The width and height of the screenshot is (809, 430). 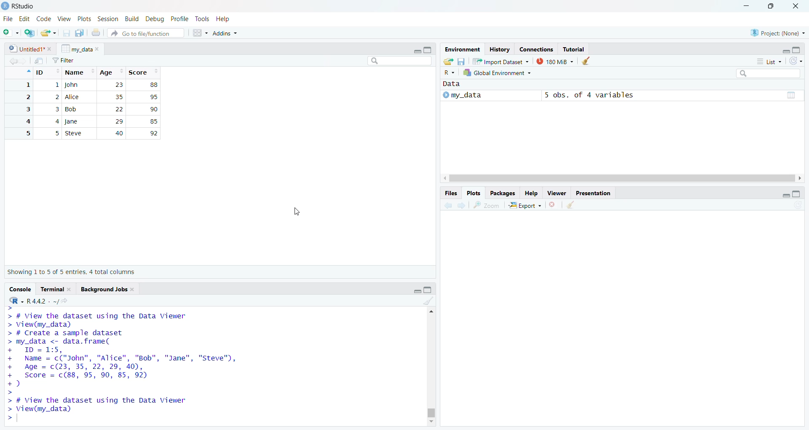 I want to click on Build, so click(x=132, y=19).